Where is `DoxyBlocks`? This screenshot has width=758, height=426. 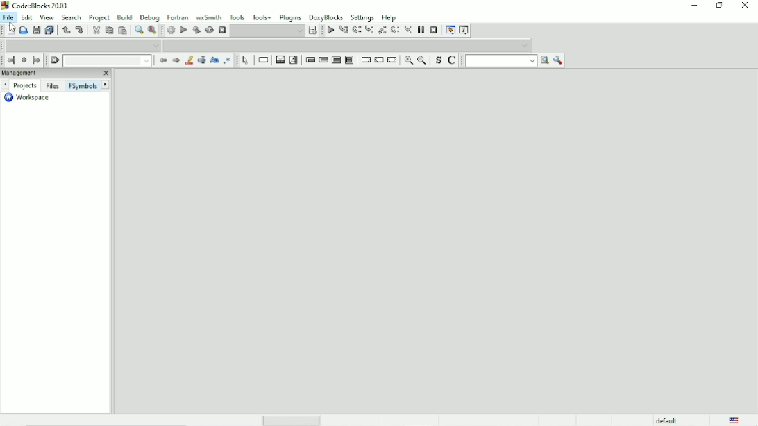
DoxyBlocks is located at coordinates (326, 17).